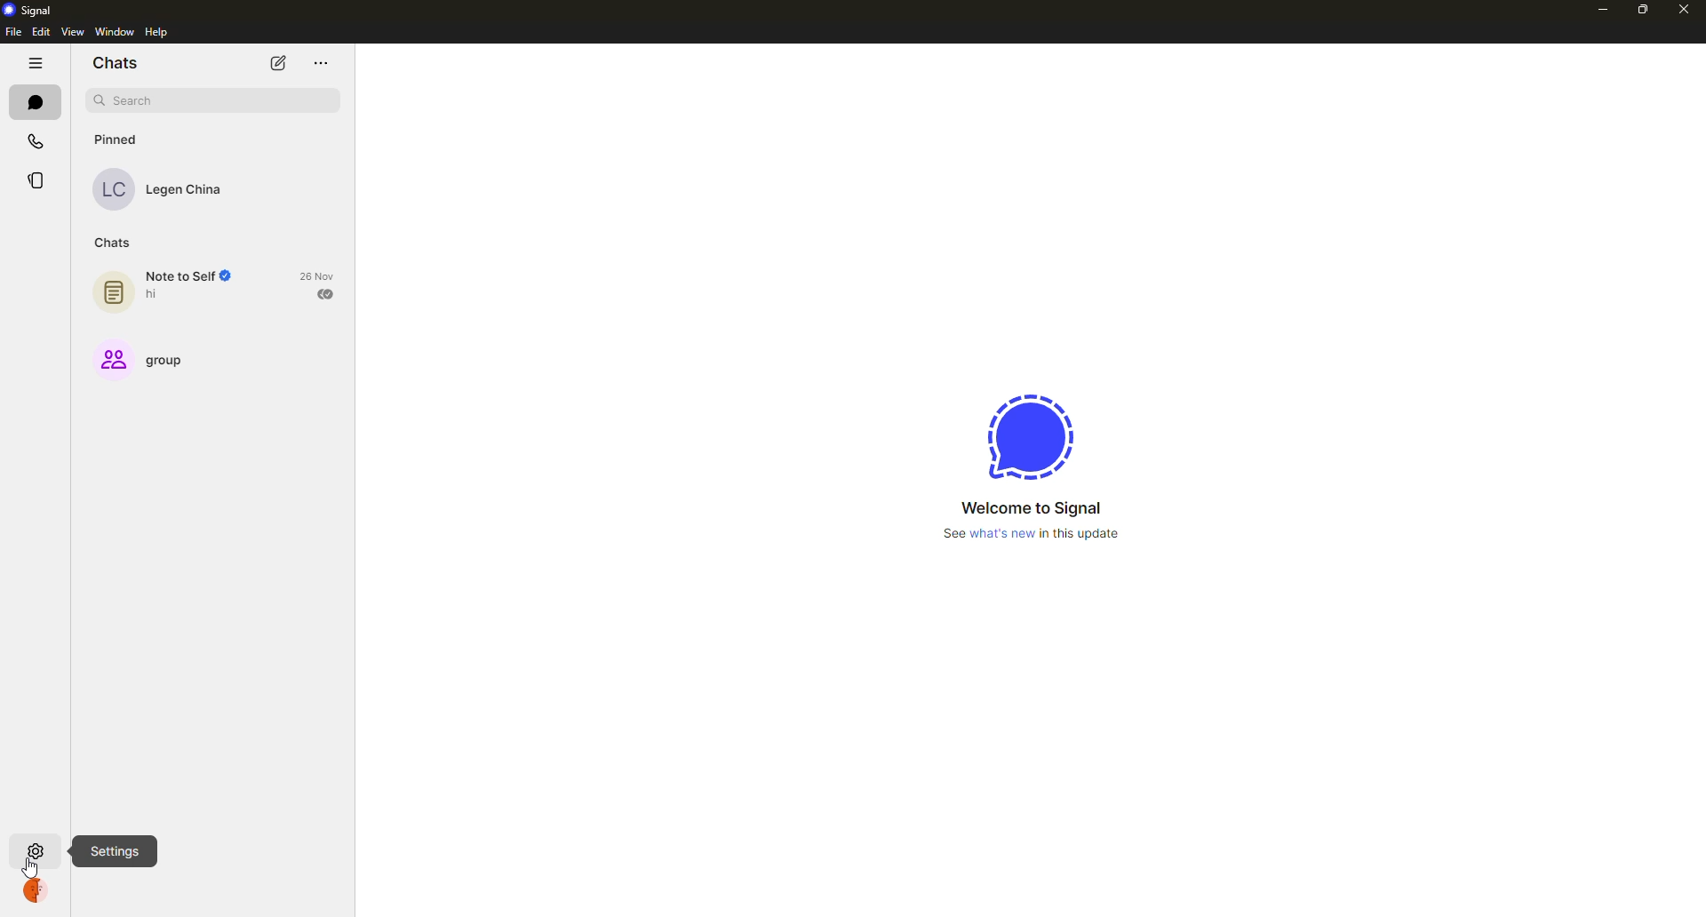  What do you see at coordinates (162, 188) in the screenshot?
I see `contact` at bounding box center [162, 188].